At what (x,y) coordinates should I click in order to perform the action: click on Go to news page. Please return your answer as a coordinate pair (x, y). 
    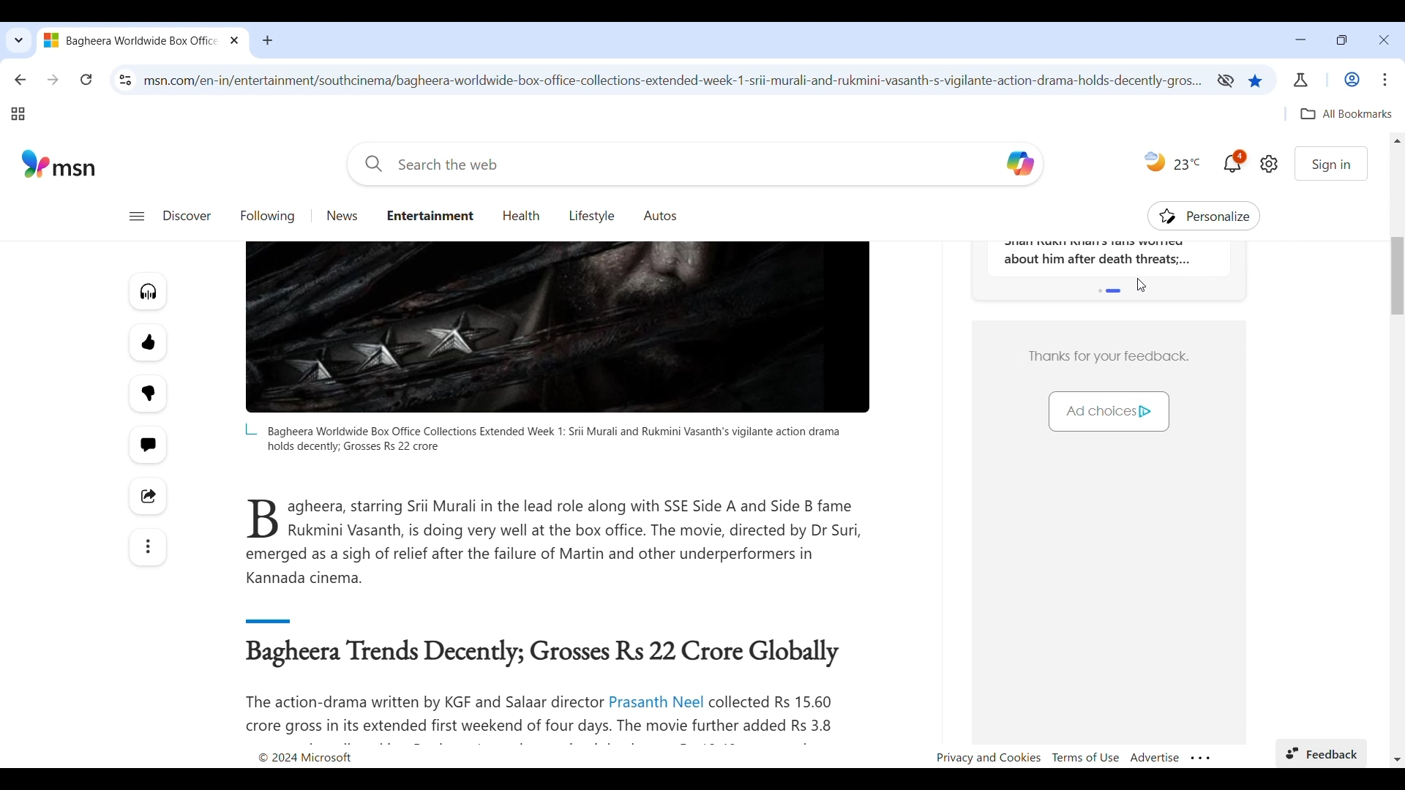
    Looking at the image, I should click on (343, 216).